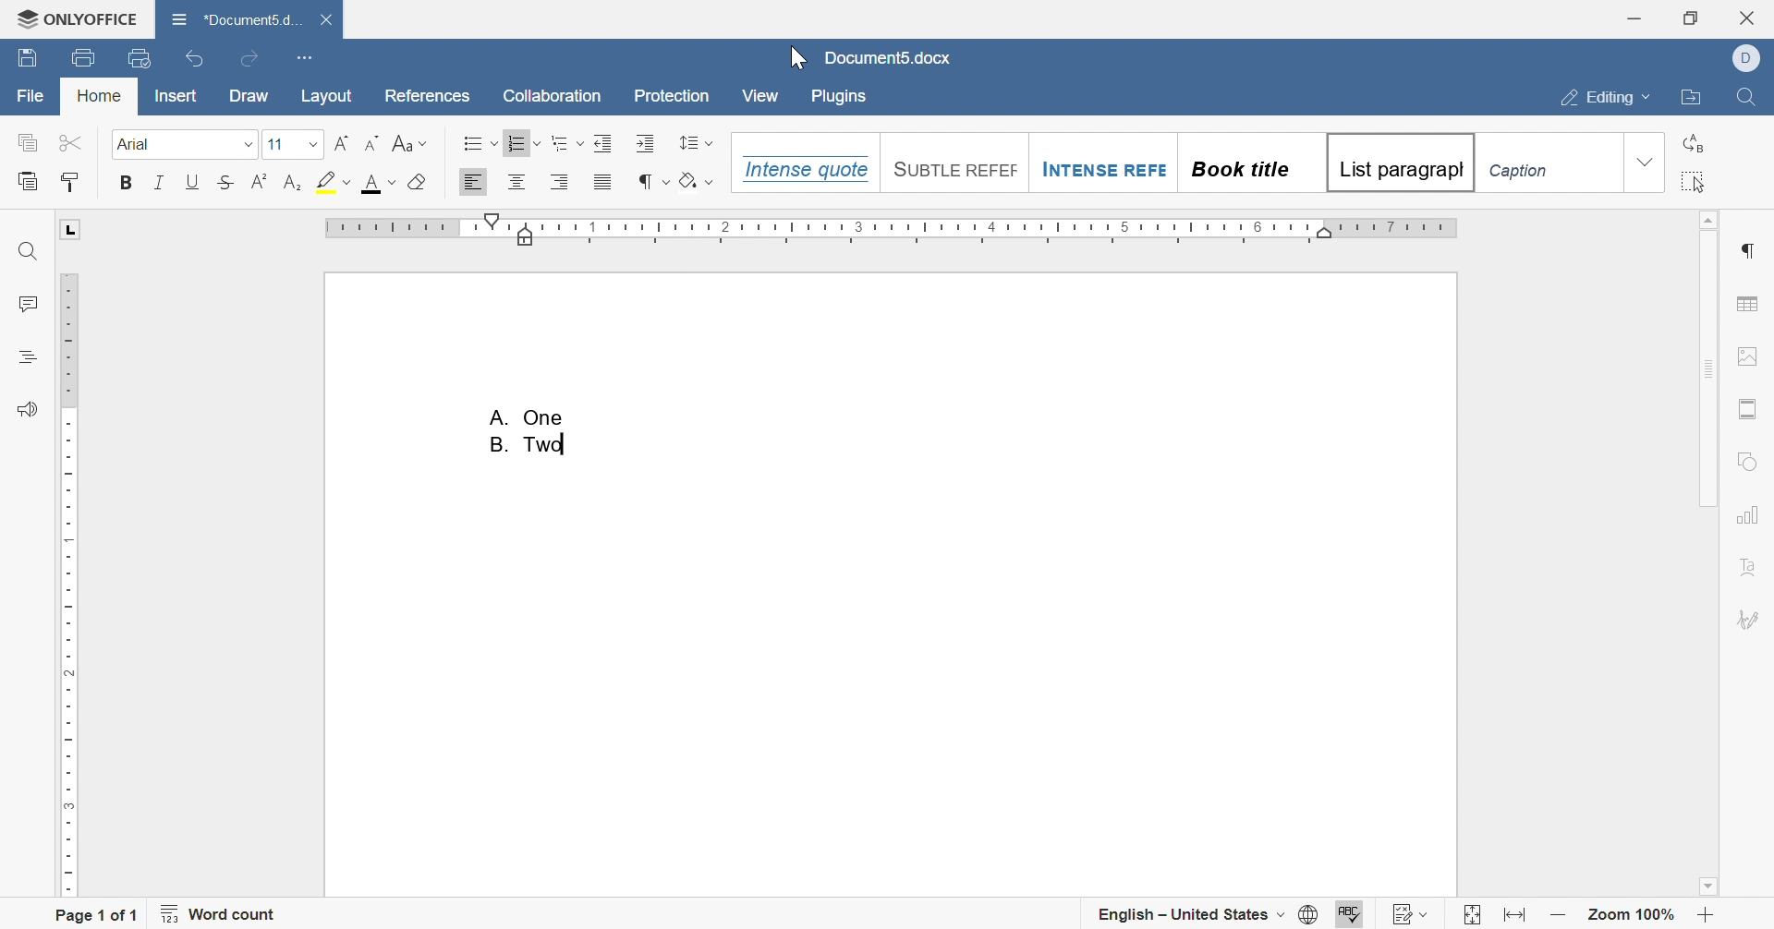 Image resolution: width=1774 pixels, height=929 pixels. I want to click on image settings, so click(1750, 356).